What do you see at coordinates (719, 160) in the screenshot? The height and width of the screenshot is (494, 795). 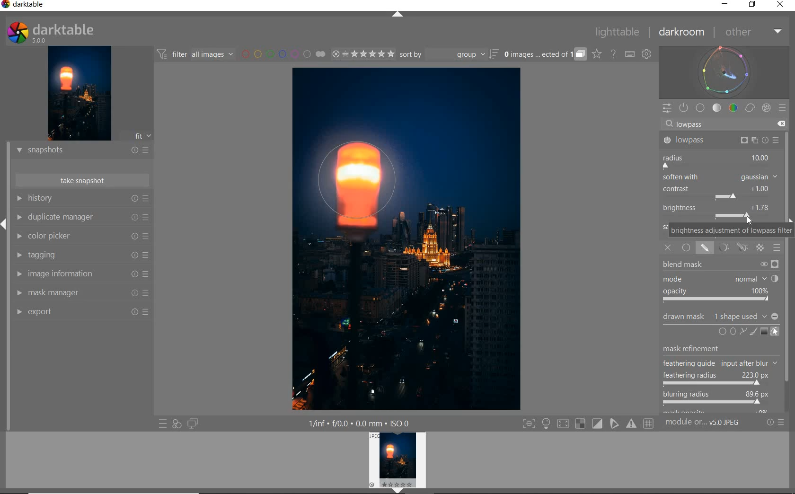 I see `RADIUS` at bounding box center [719, 160].